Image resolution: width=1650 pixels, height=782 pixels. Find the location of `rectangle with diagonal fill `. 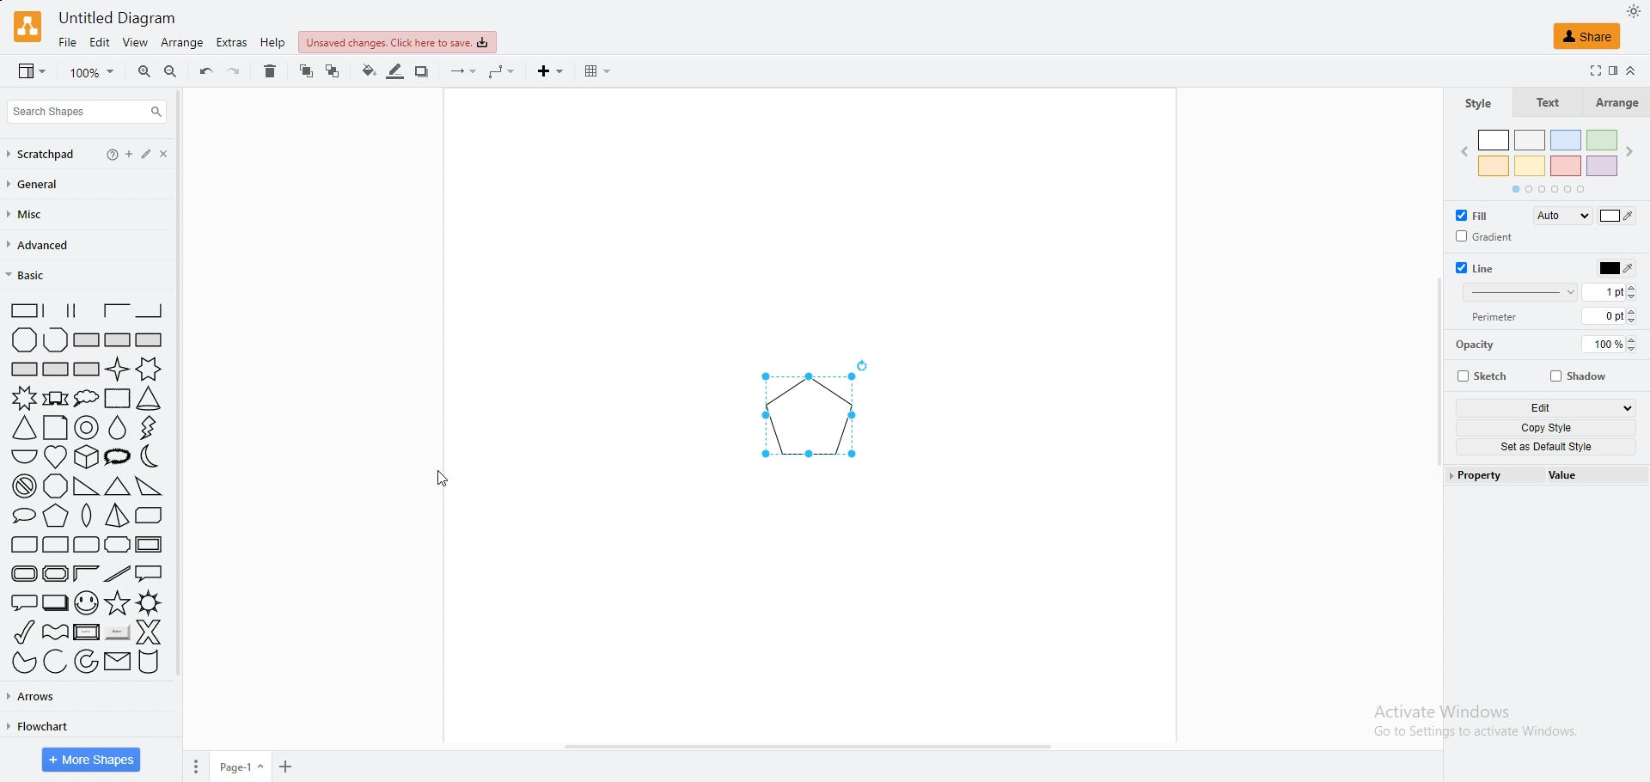

rectangle with diagonal fill  is located at coordinates (86, 339).